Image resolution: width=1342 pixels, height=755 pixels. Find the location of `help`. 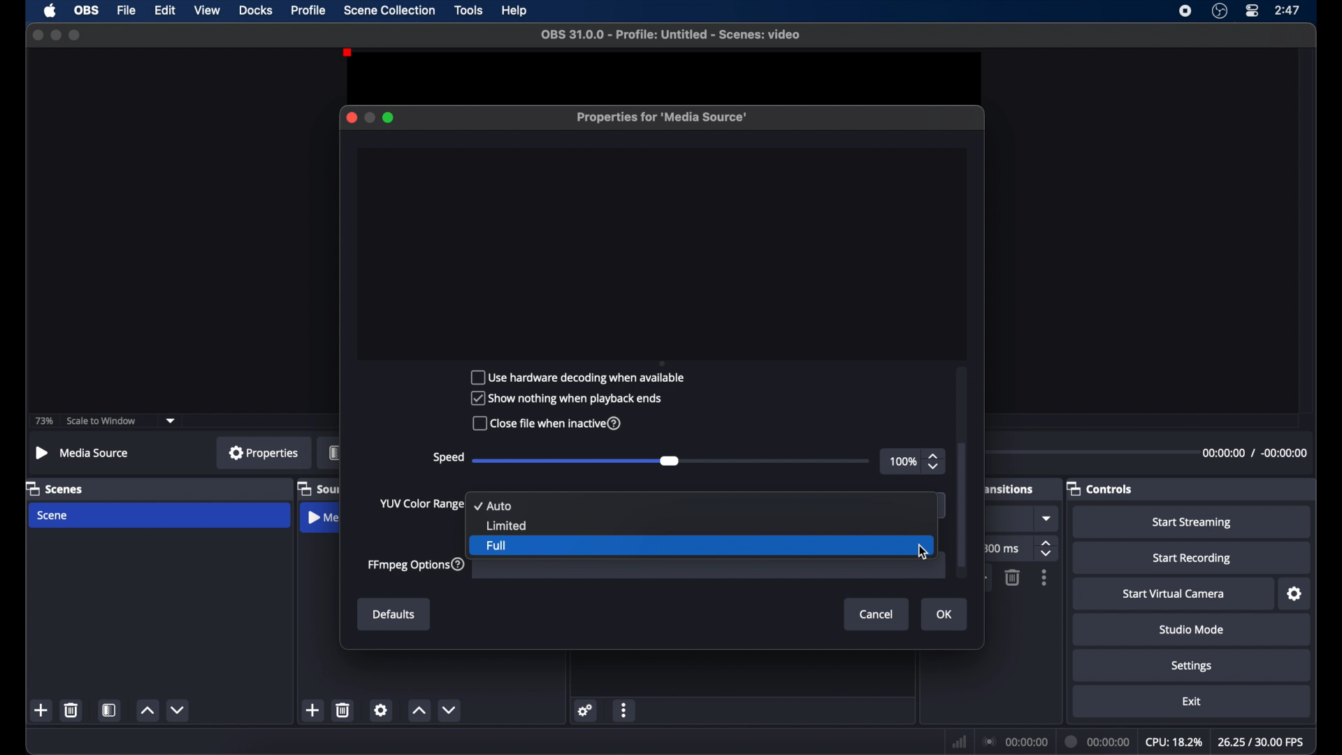

help is located at coordinates (515, 11).